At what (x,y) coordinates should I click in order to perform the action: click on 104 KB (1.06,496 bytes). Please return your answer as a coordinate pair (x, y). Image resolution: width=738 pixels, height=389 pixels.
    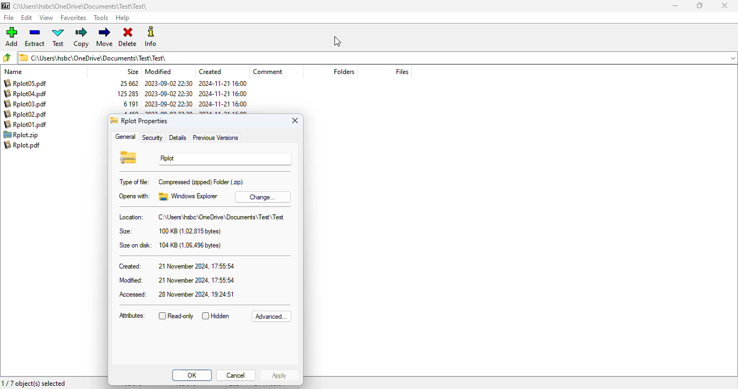
    Looking at the image, I should click on (190, 245).